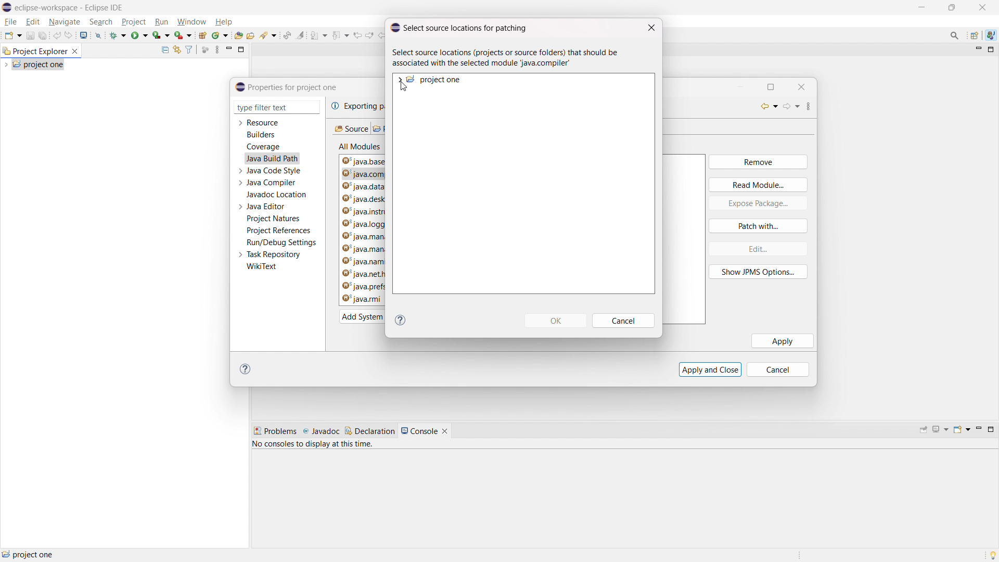  I want to click on task repository, so click(274, 254).